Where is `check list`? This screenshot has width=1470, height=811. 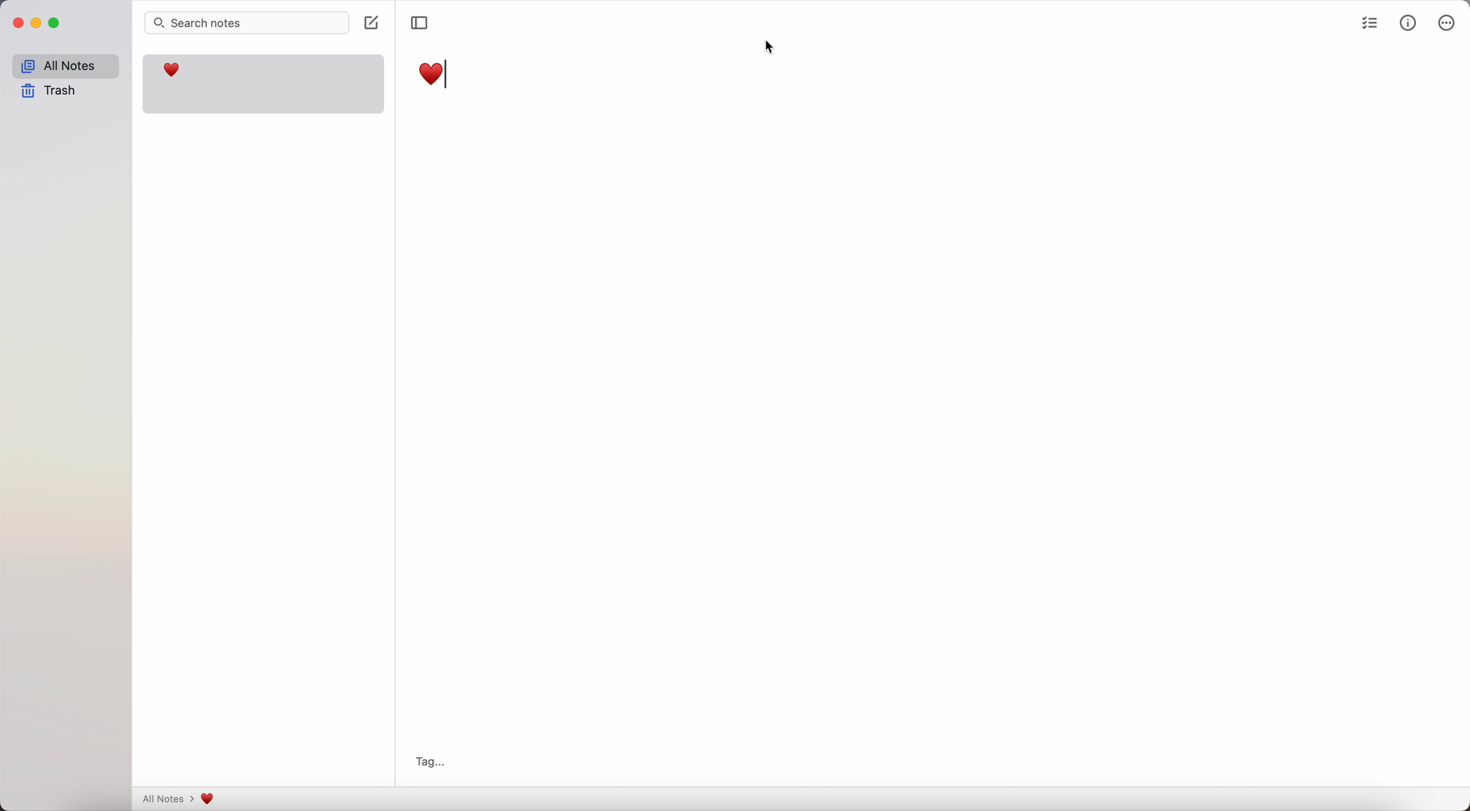
check list is located at coordinates (1367, 22).